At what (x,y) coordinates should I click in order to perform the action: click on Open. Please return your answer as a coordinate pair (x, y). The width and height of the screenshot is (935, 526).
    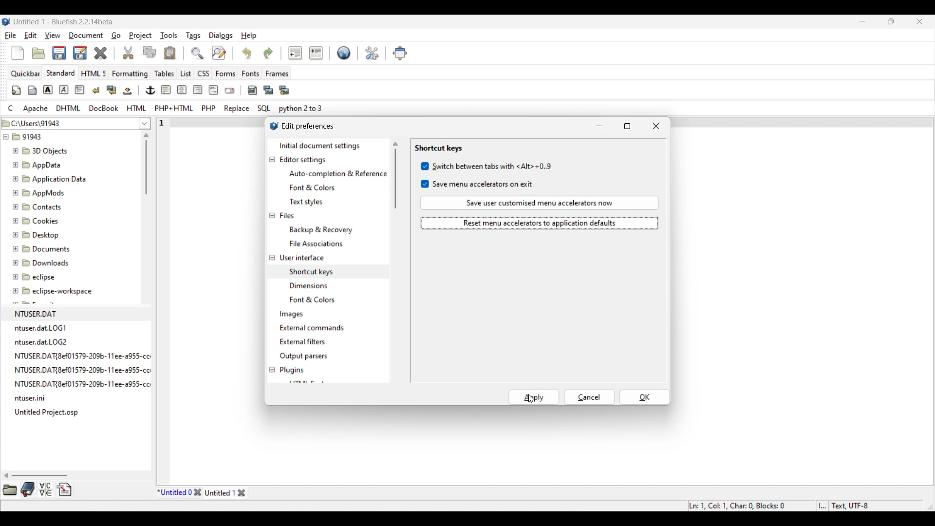
    Looking at the image, I should click on (38, 53).